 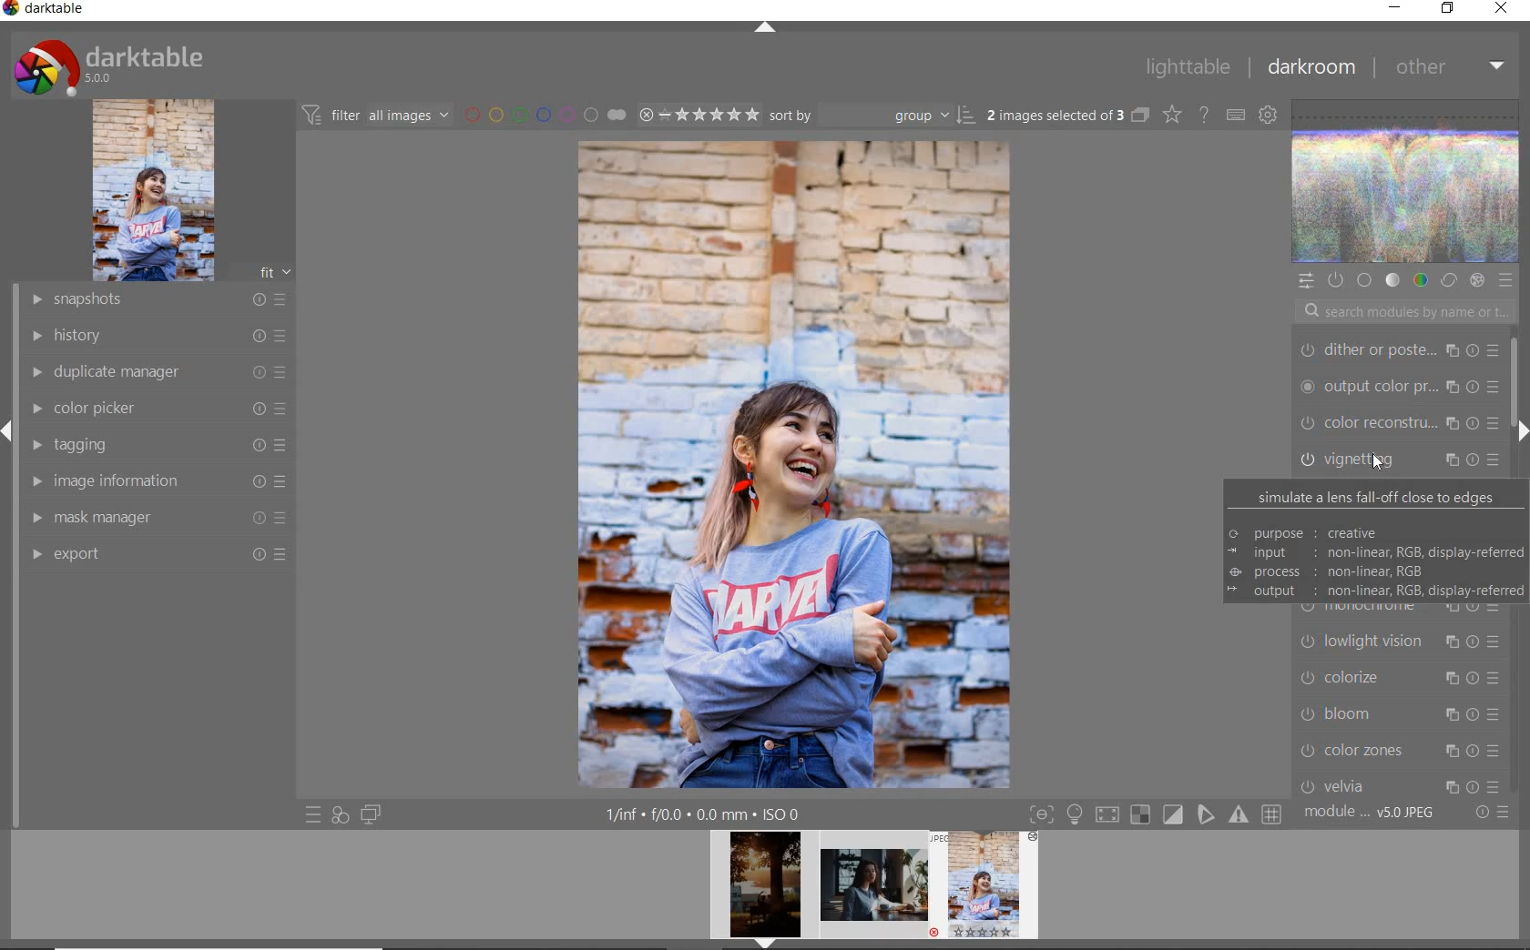 What do you see at coordinates (112, 65) in the screenshot?
I see `system logo and name` at bounding box center [112, 65].